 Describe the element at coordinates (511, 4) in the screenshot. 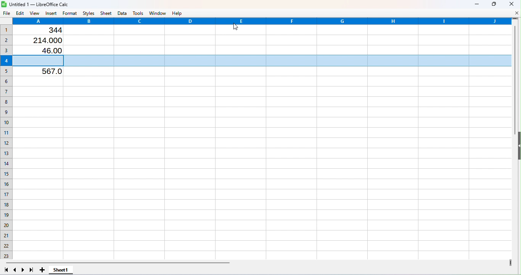

I see `Close` at that location.